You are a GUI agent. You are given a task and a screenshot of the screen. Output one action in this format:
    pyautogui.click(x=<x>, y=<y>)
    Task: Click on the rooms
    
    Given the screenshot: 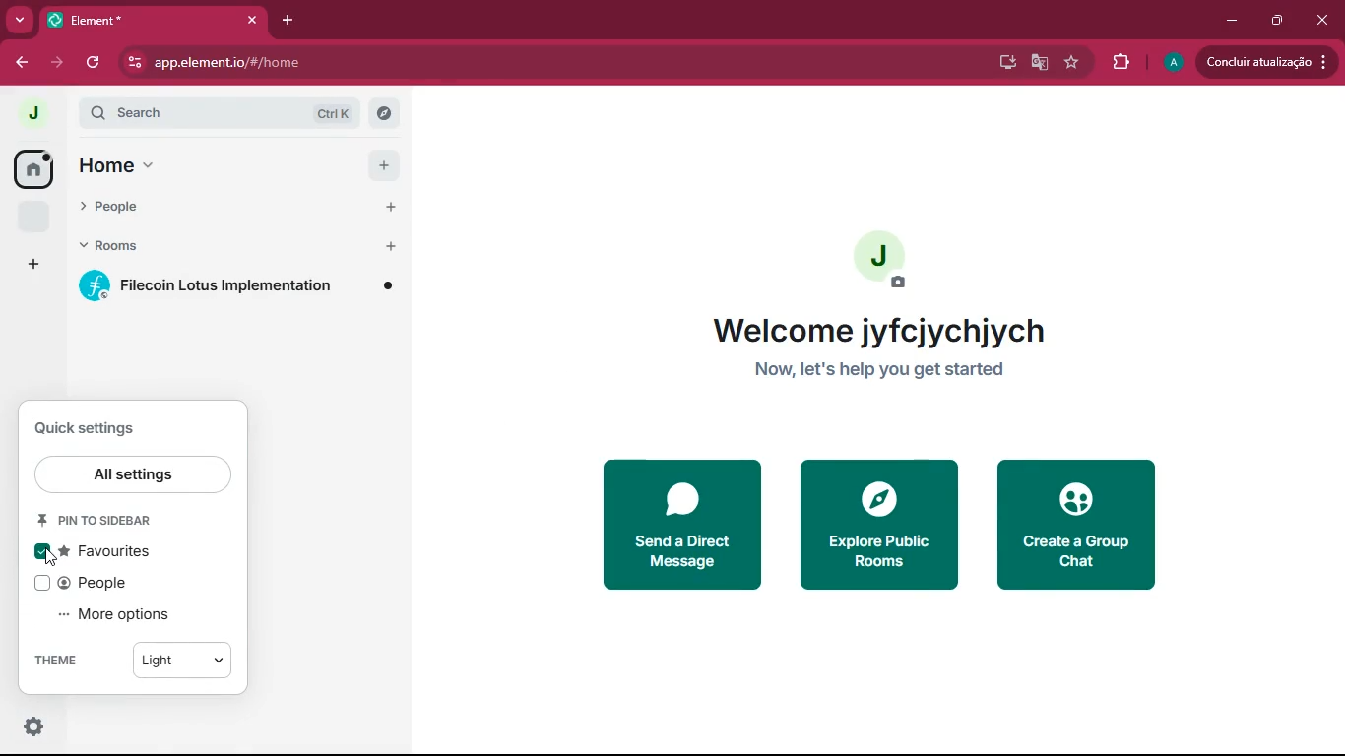 What is the action you would take?
    pyautogui.click(x=207, y=248)
    